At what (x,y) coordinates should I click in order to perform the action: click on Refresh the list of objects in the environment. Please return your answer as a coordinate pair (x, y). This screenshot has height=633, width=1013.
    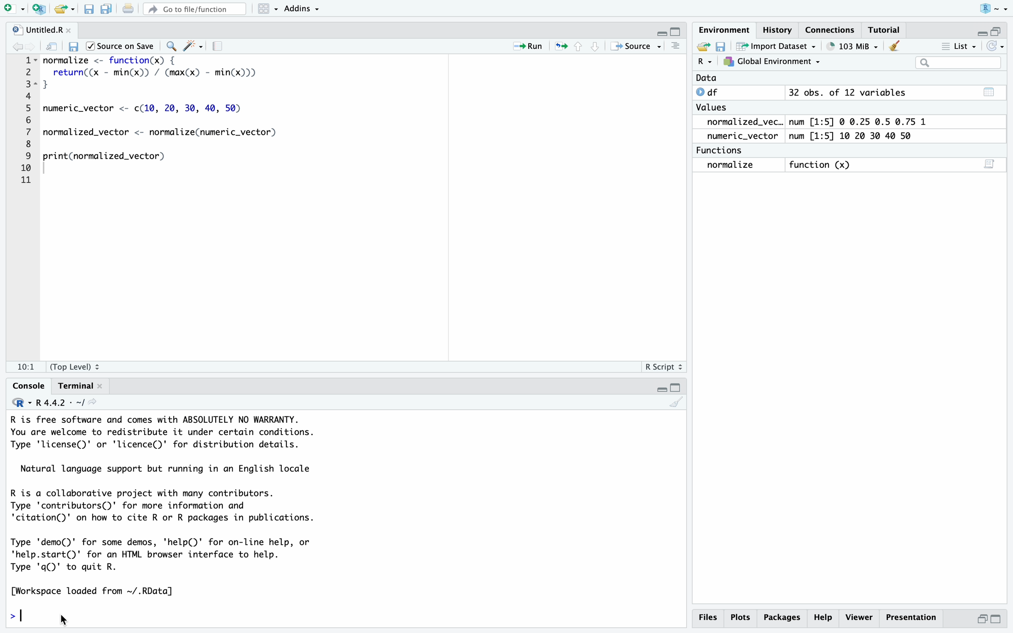
    Looking at the image, I should click on (996, 46).